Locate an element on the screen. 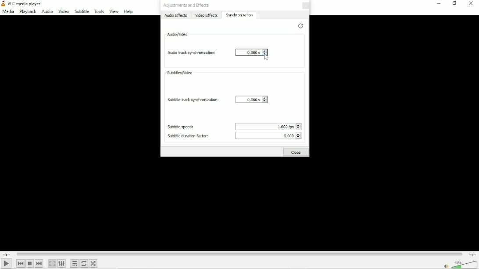 This screenshot has width=479, height=269. Video is located at coordinates (63, 11).